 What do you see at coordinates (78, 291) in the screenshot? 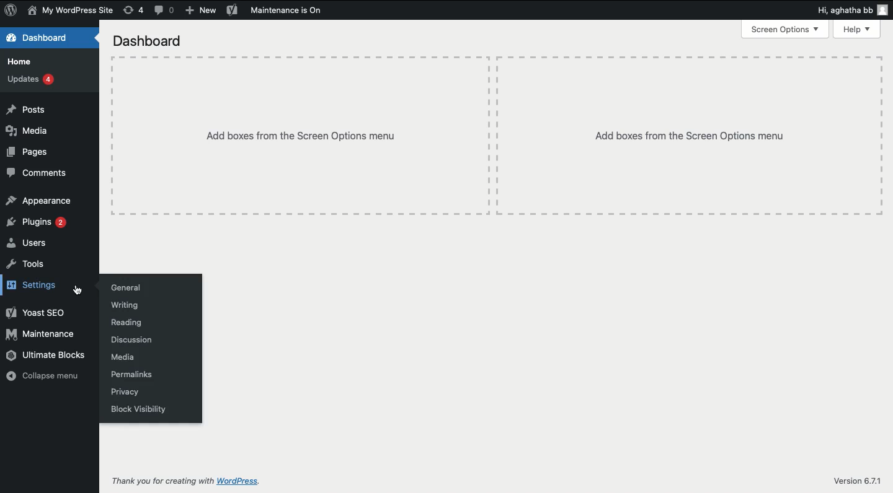
I see `cursor` at bounding box center [78, 291].